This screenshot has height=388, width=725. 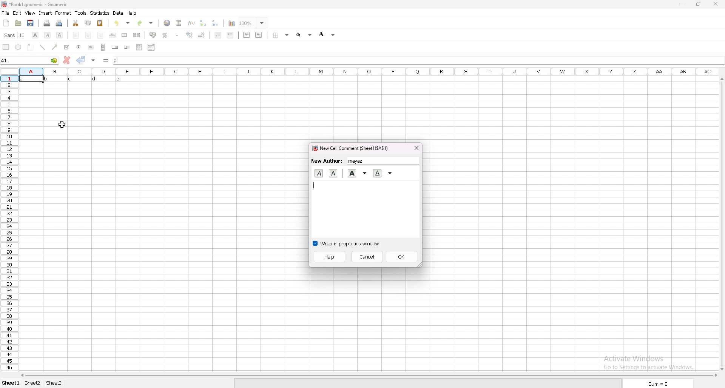 I want to click on save, so click(x=31, y=23).